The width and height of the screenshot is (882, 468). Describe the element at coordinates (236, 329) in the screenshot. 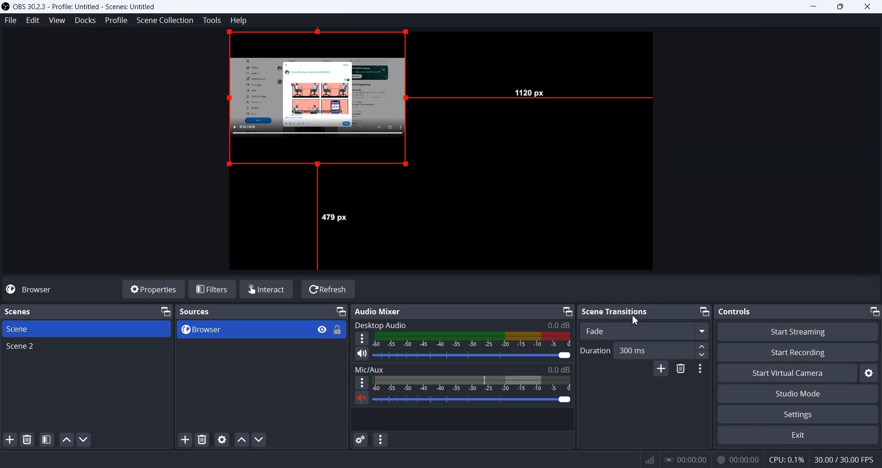

I see `Browser` at that location.